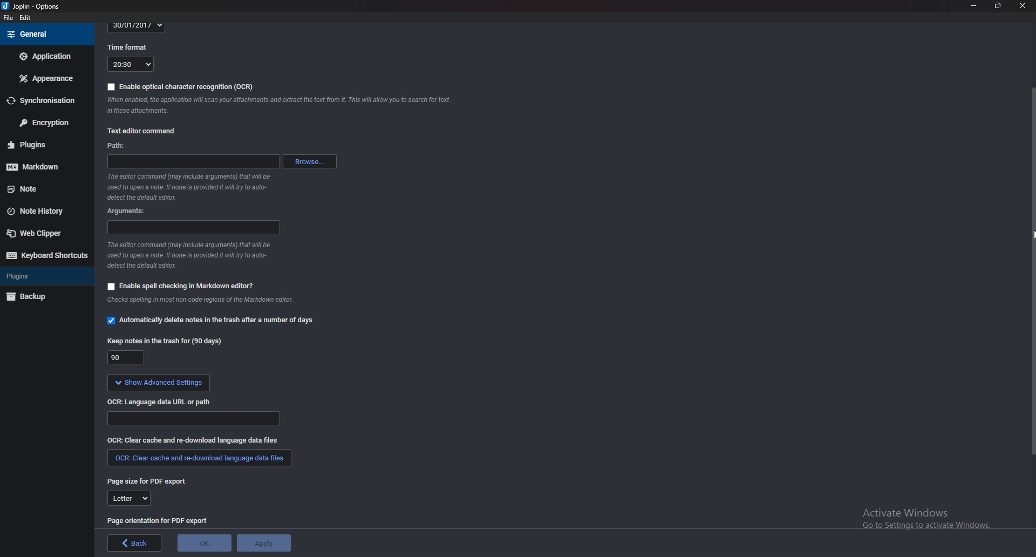 This screenshot has height=557, width=1036. Describe the element at coordinates (925, 524) in the screenshot. I see `activate windows` at that location.